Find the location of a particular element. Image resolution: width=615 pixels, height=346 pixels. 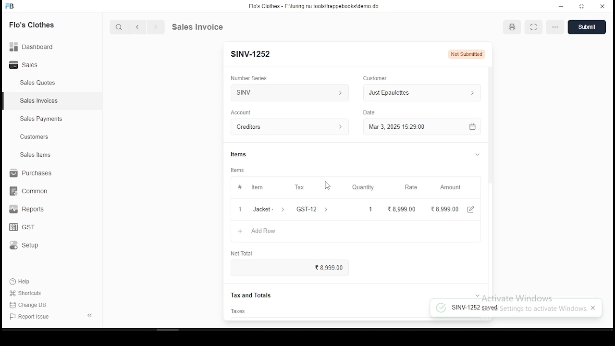

cursor is located at coordinates (328, 185).